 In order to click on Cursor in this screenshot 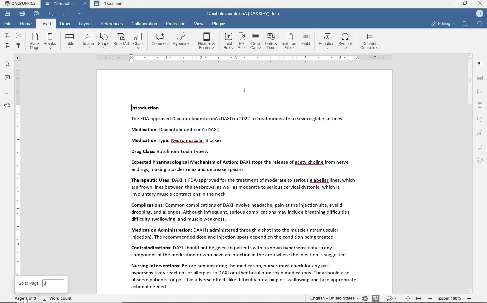, I will do `click(25, 299)`.